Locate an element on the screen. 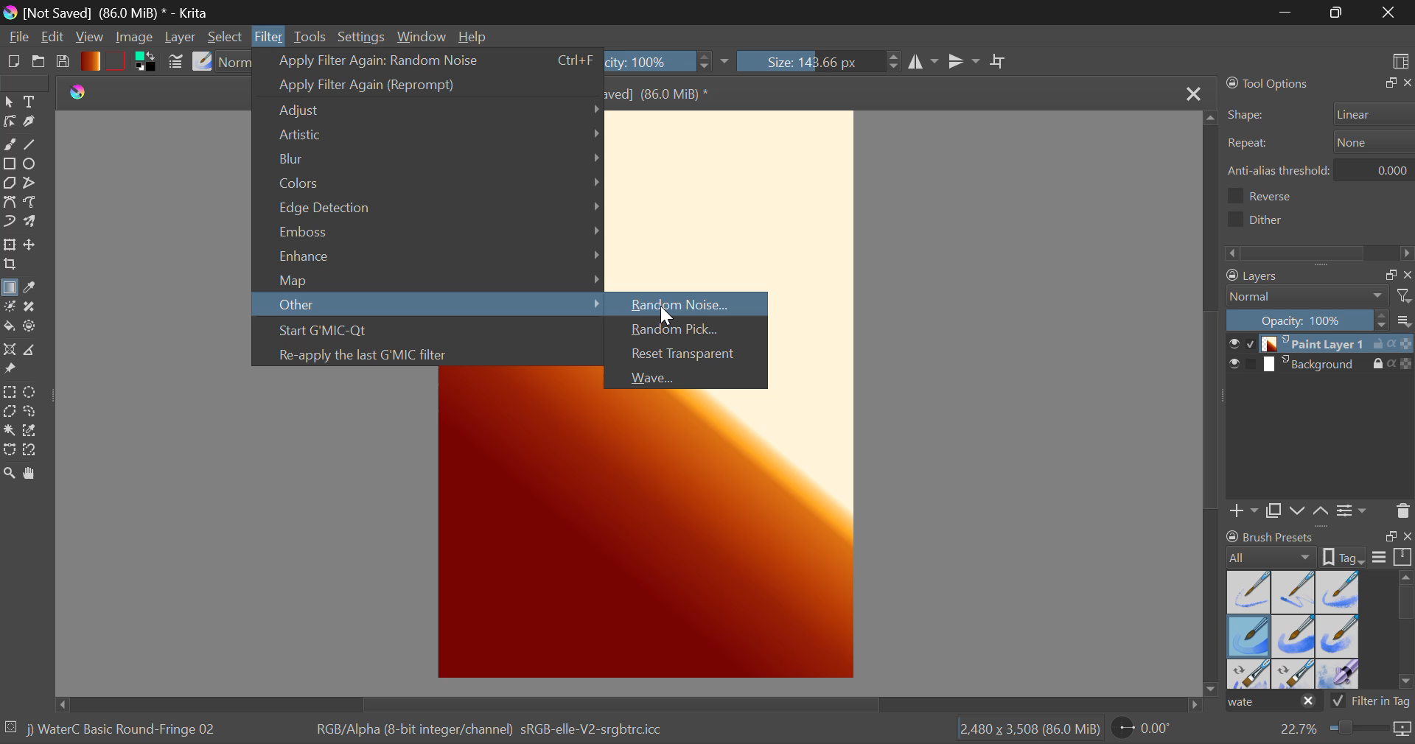  Ellipses is located at coordinates (35, 164).